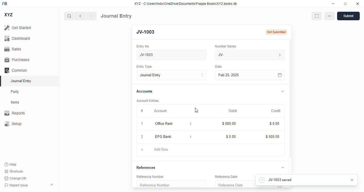 The image size is (364, 192). Describe the element at coordinates (226, 177) in the screenshot. I see `reference data` at that location.